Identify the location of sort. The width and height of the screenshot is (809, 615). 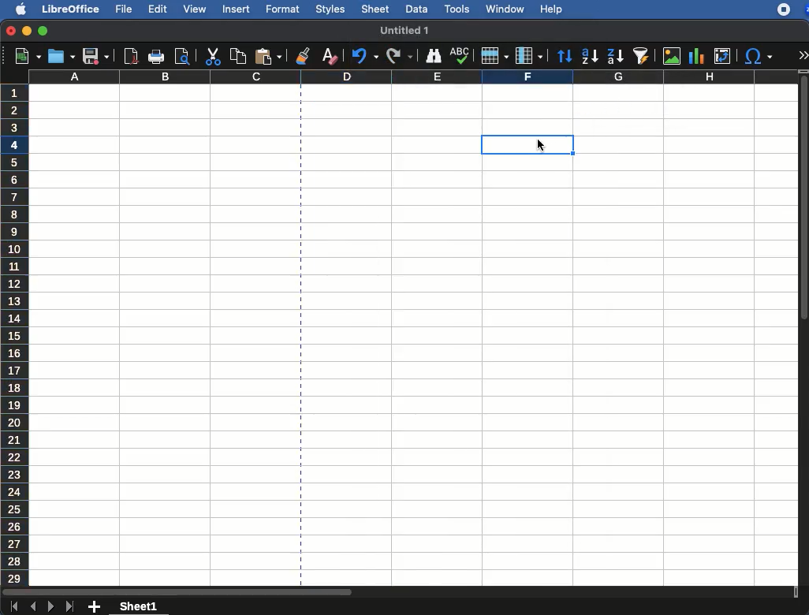
(565, 56).